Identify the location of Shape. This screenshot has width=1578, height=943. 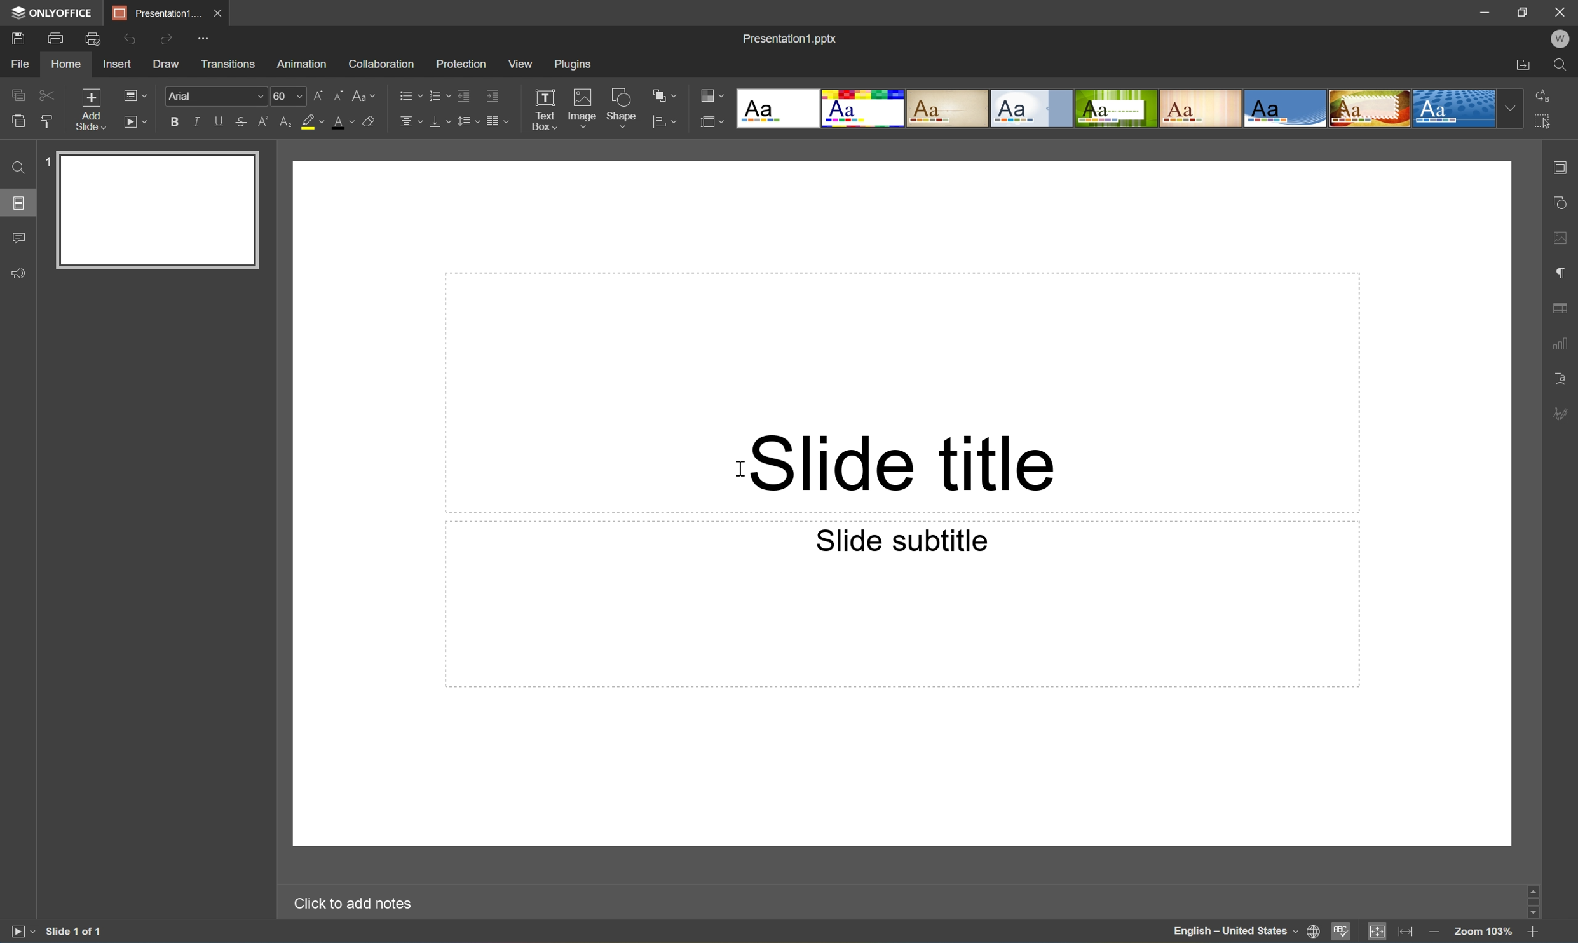
(622, 106).